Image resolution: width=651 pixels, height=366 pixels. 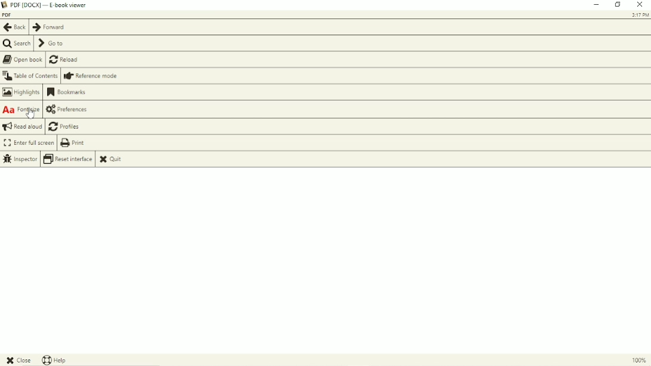 I want to click on Close, so click(x=18, y=360).